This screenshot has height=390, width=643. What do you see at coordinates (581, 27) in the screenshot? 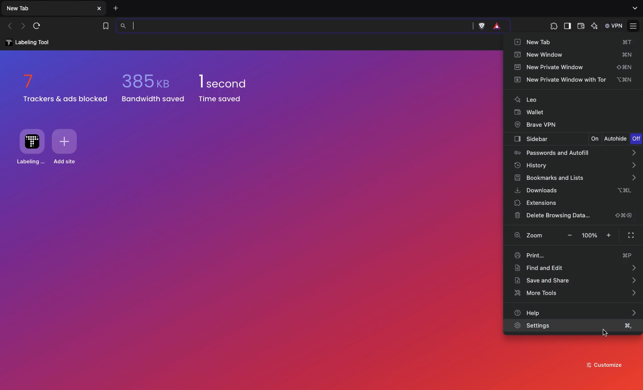
I see `Wallet` at bounding box center [581, 27].